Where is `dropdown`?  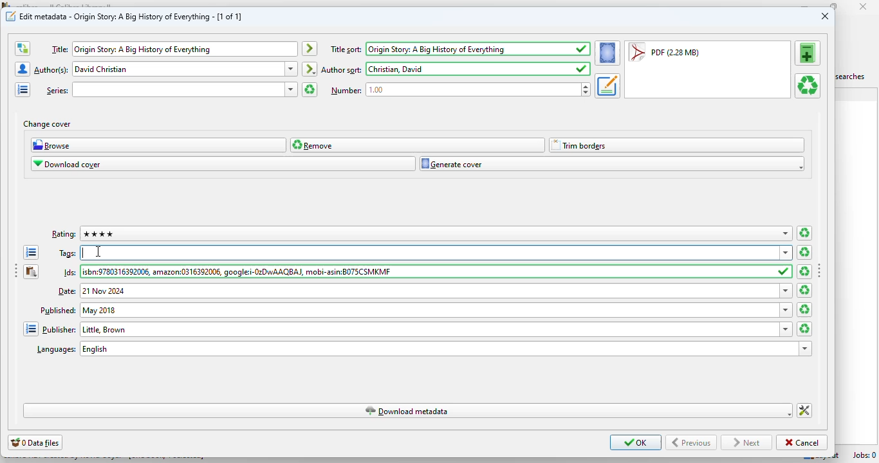 dropdown is located at coordinates (786, 309).